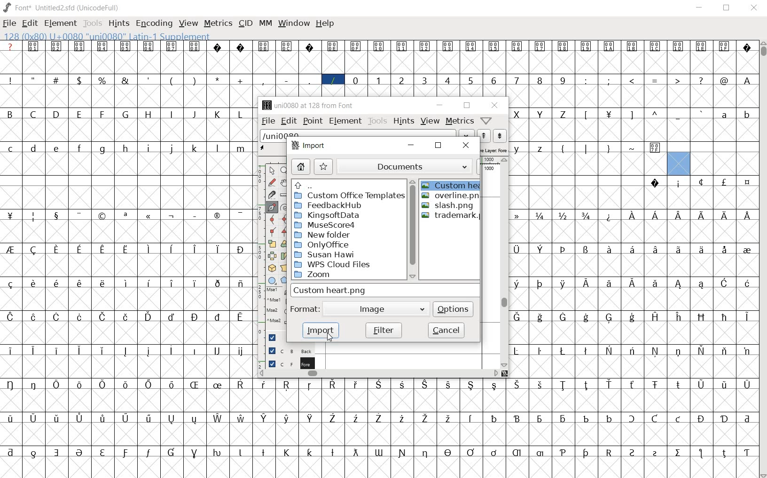 The height and width of the screenshot is (478, 767). Describe the element at coordinates (240, 384) in the screenshot. I see `glyph` at that location.